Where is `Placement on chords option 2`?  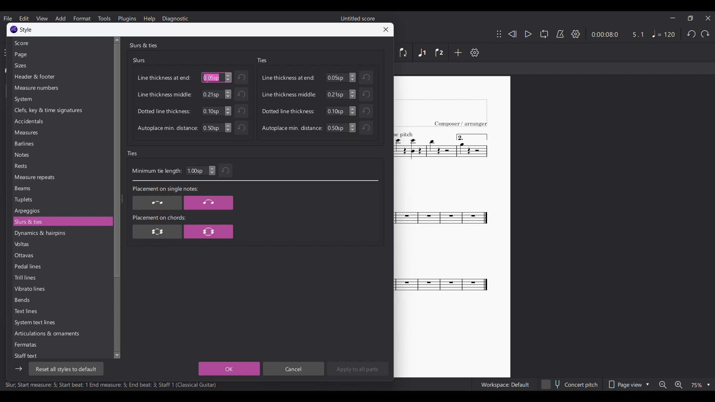 Placement on chords option 2 is located at coordinates (209, 231).